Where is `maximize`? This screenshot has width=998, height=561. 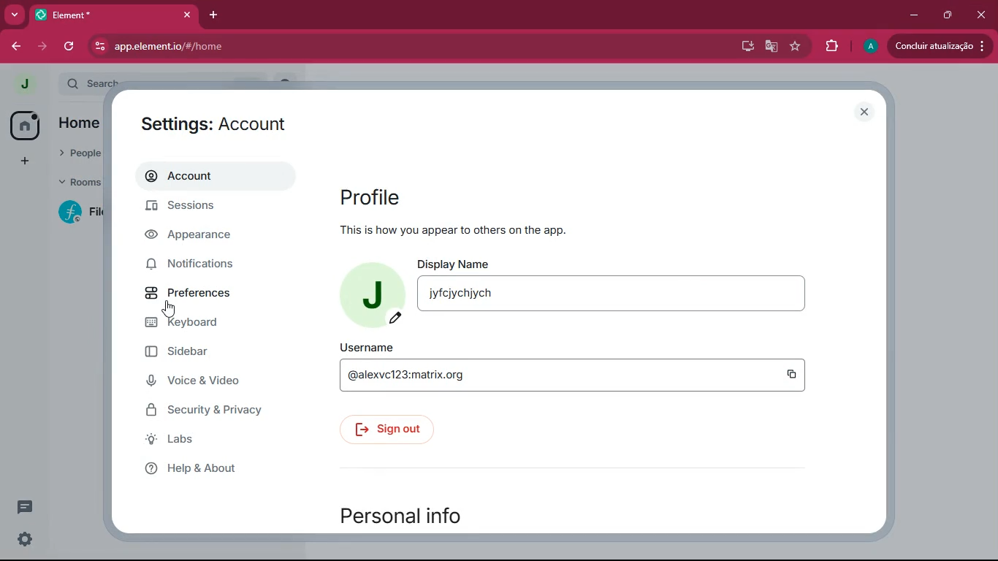
maximize is located at coordinates (946, 15).